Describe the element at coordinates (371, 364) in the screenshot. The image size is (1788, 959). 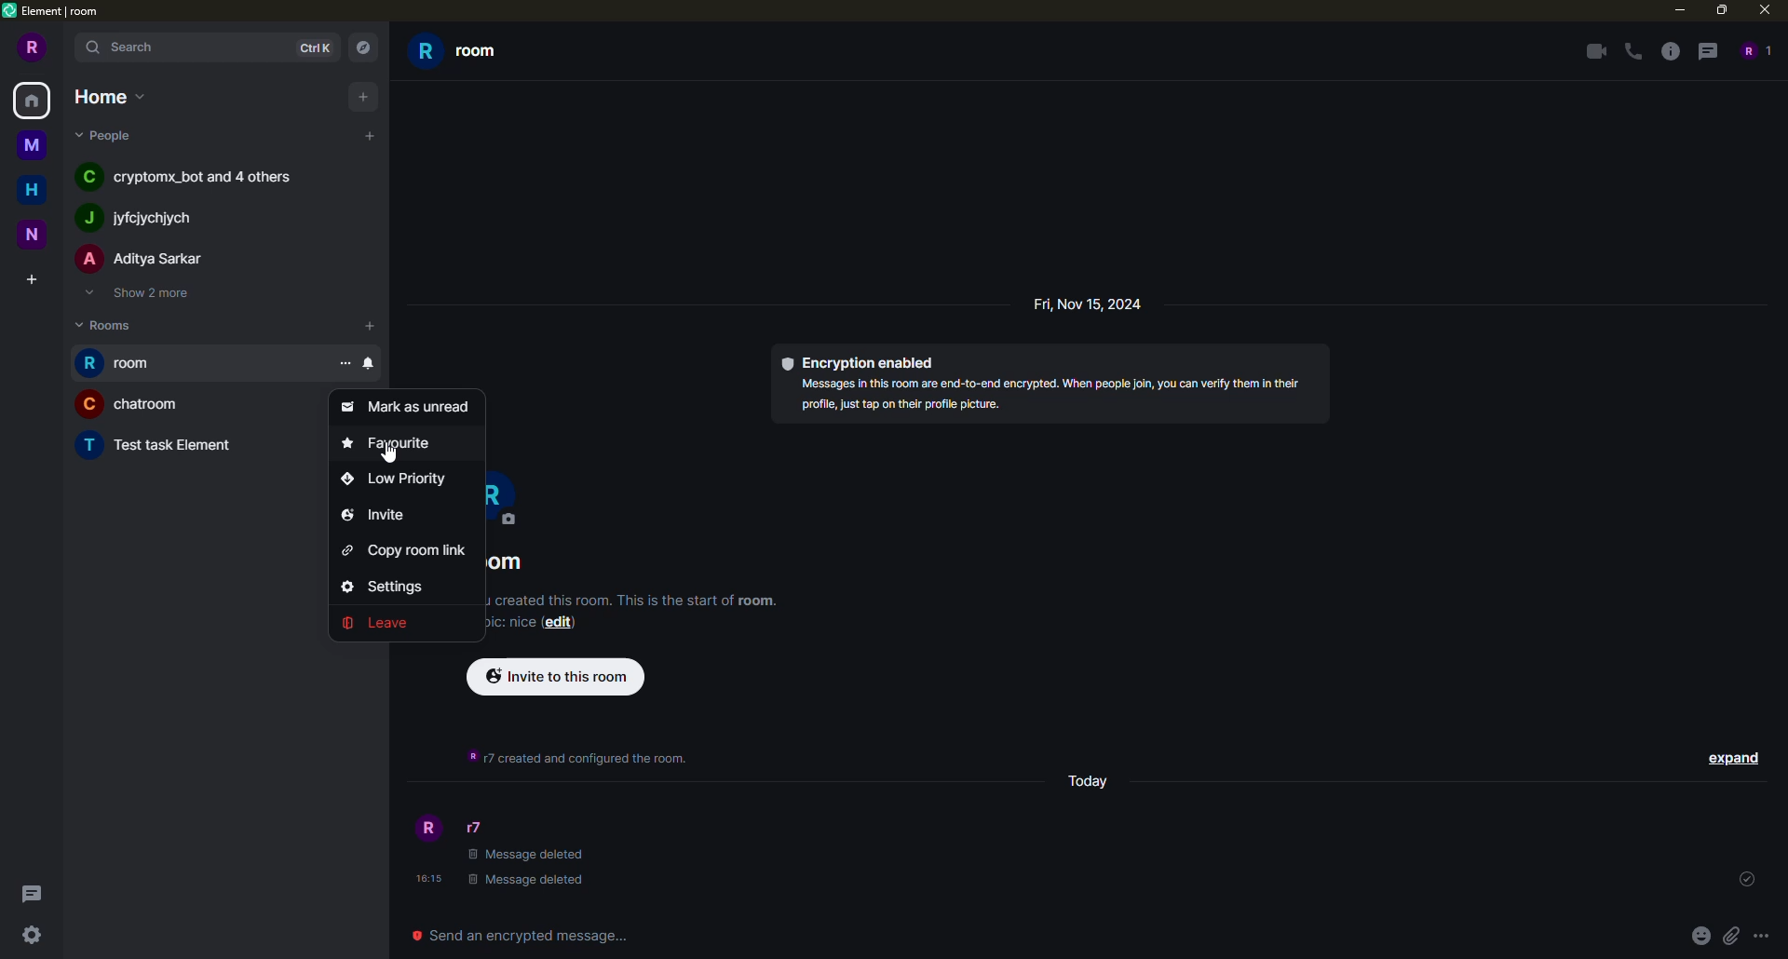
I see `bell` at that location.